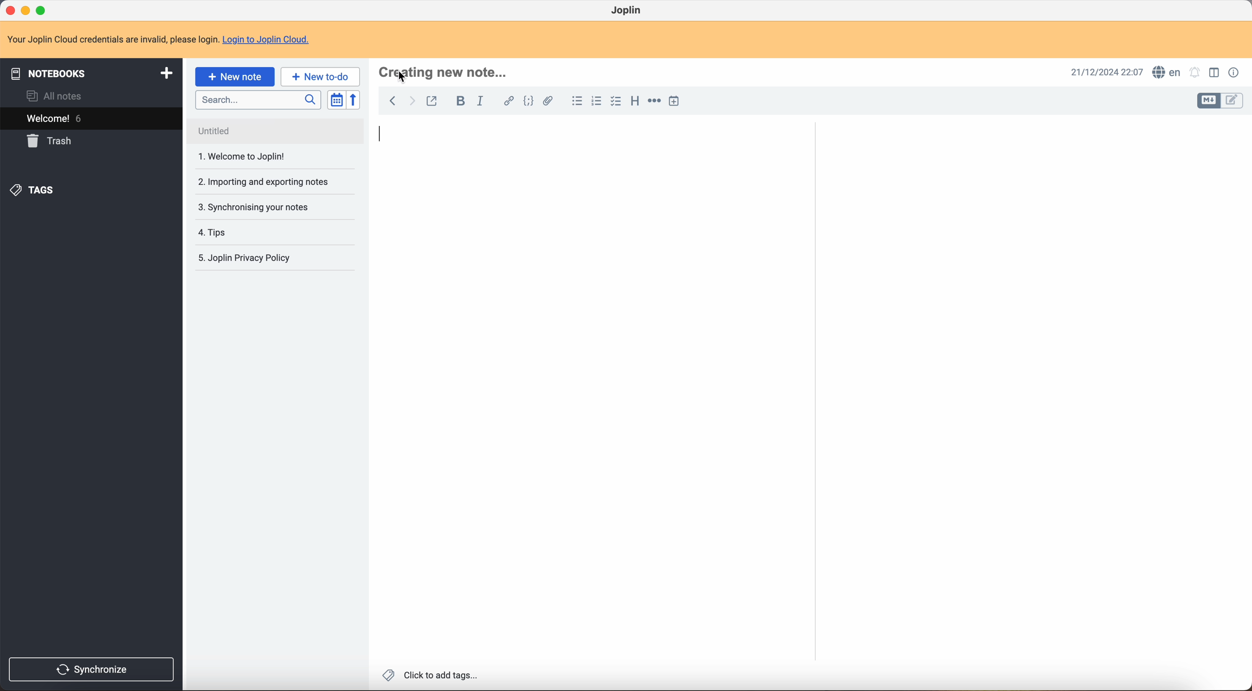  What do you see at coordinates (404, 78) in the screenshot?
I see `Cursor` at bounding box center [404, 78].